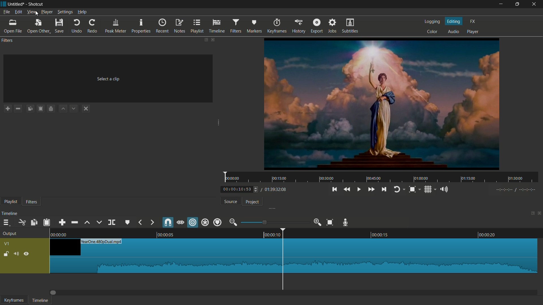 Image resolution: width=543 pixels, height=305 pixels. I want to click on skip to the previous point, so click(334, 189).